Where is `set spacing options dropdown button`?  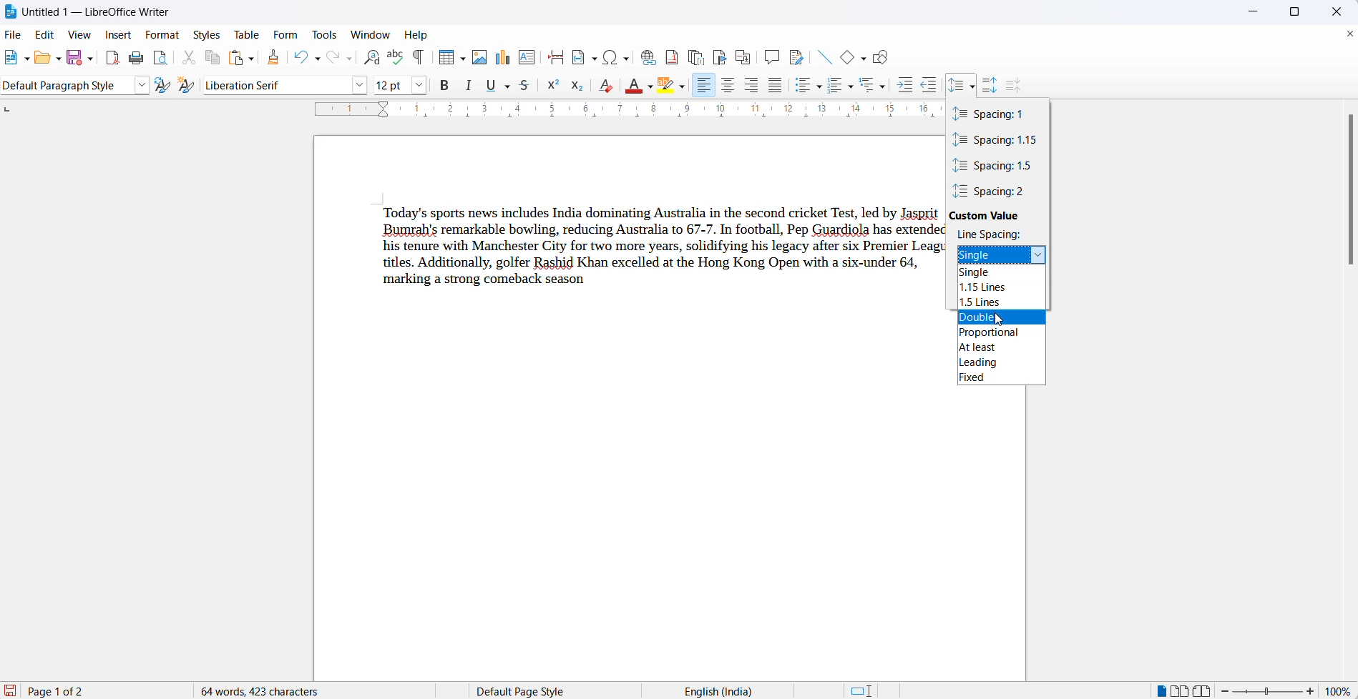
set spacing options dropdown button is located at coordinates (973, 88).